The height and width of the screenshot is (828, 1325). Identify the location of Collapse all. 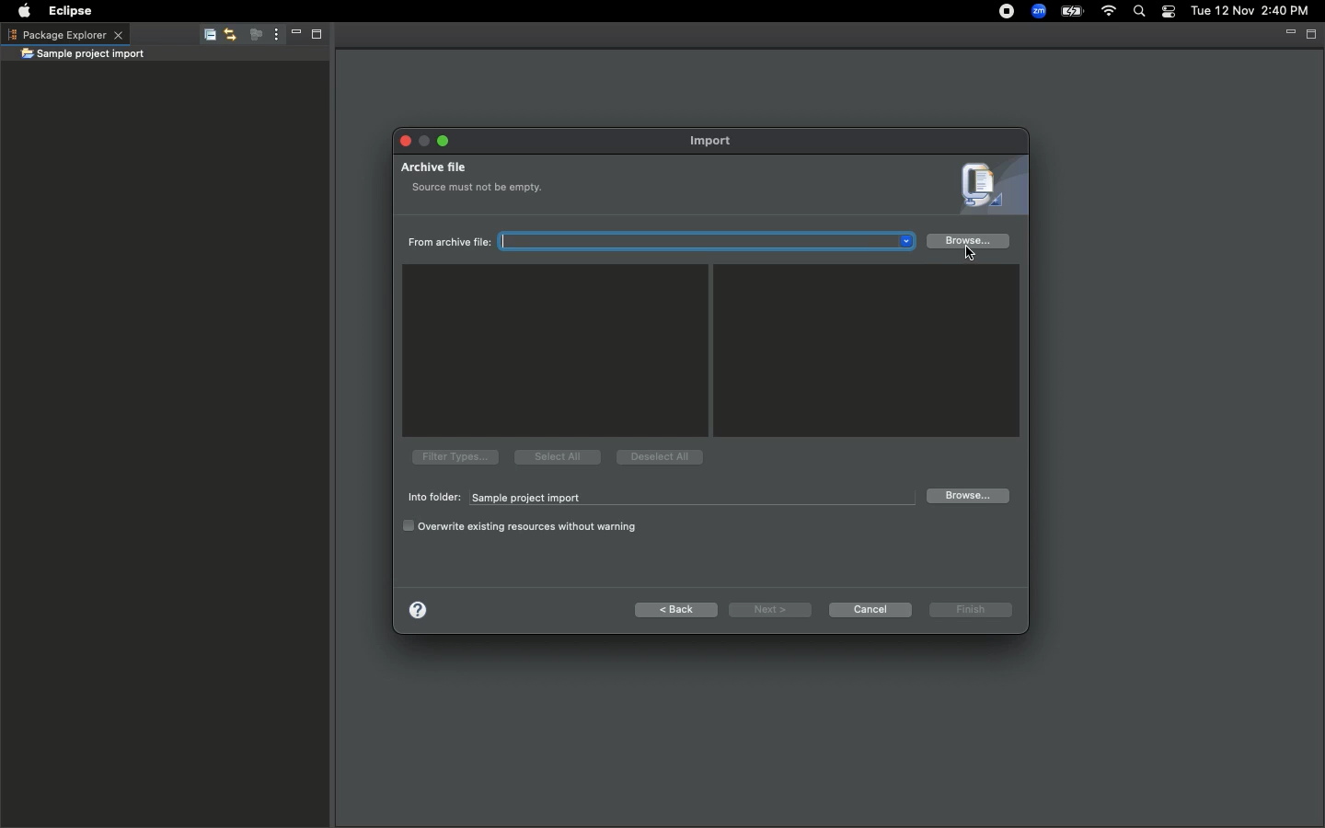
(206, 38).